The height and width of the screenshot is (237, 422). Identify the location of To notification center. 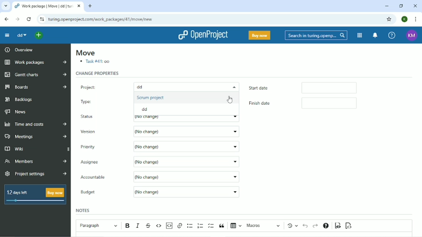
(374, 35).